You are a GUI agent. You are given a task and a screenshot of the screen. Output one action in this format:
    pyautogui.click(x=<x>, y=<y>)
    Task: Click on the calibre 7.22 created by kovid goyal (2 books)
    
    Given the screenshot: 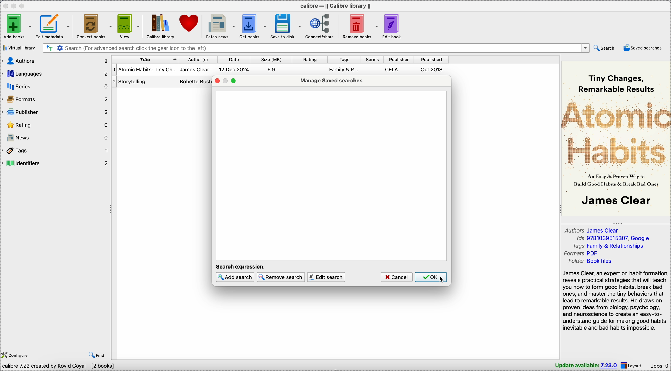 What is the action you would take?
    pyautogui.click(x=60, y=367)
    